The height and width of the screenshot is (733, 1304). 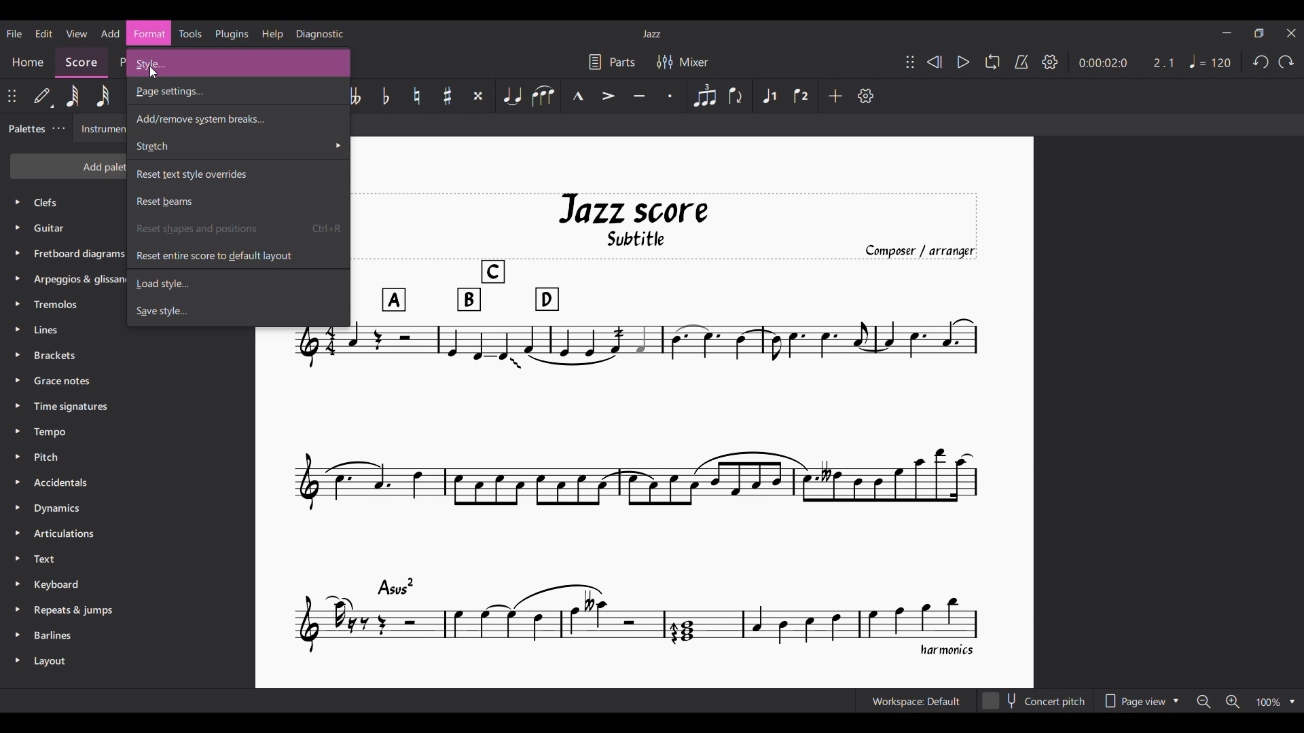 What do you see at coordinates (609, 95) in the screenshot?
I see `Accent` at bounding box center [609, 95].